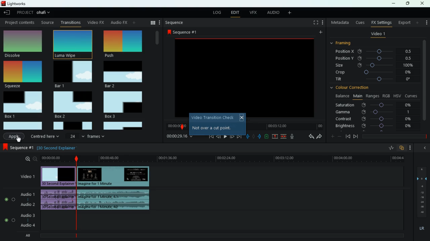 The image size is (430, 241). What do you see at coordinates (242, 117) in the screenshot?
I see `close` at bounding box center [242, 117].